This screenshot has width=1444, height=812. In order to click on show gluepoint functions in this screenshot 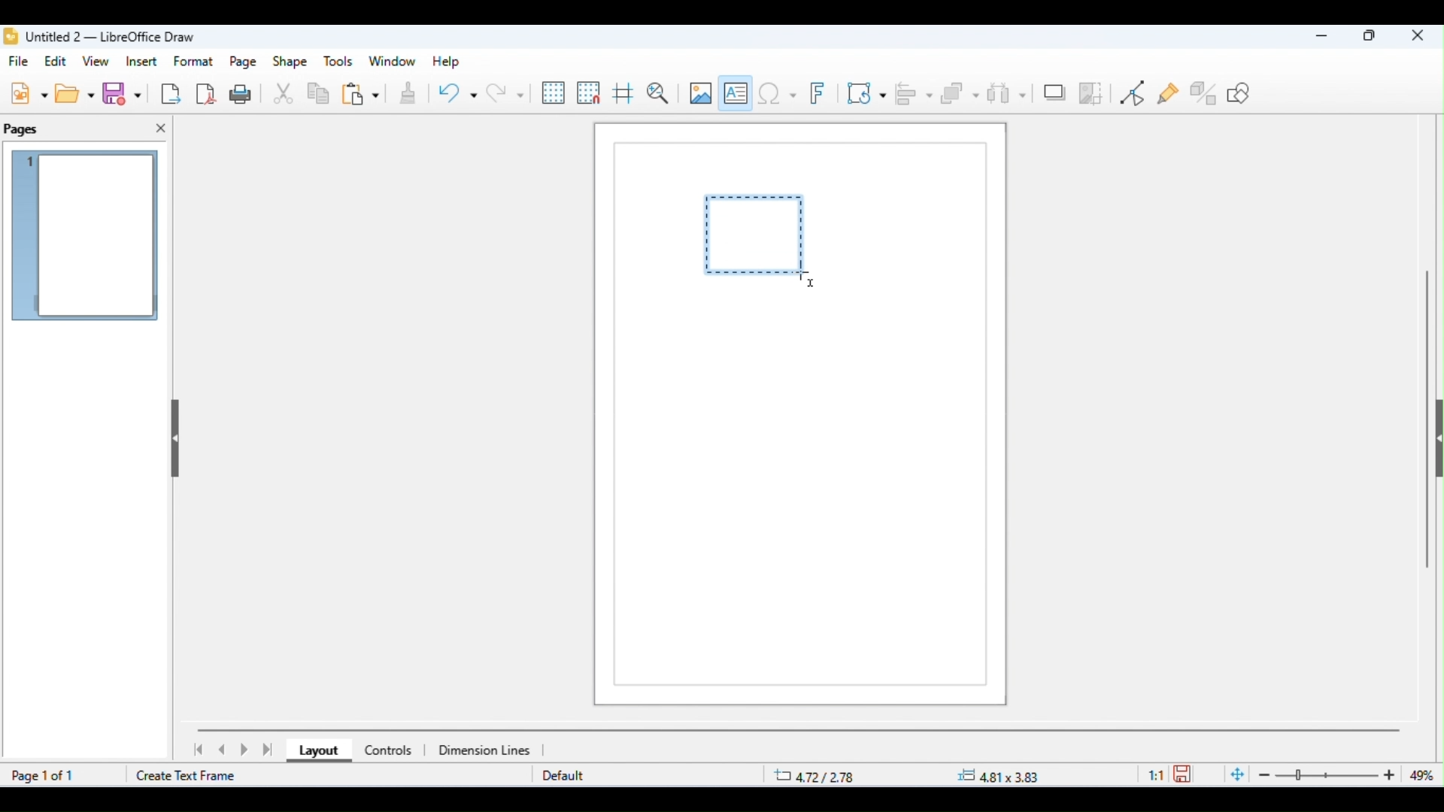, I will do `click(1169, 95)`.